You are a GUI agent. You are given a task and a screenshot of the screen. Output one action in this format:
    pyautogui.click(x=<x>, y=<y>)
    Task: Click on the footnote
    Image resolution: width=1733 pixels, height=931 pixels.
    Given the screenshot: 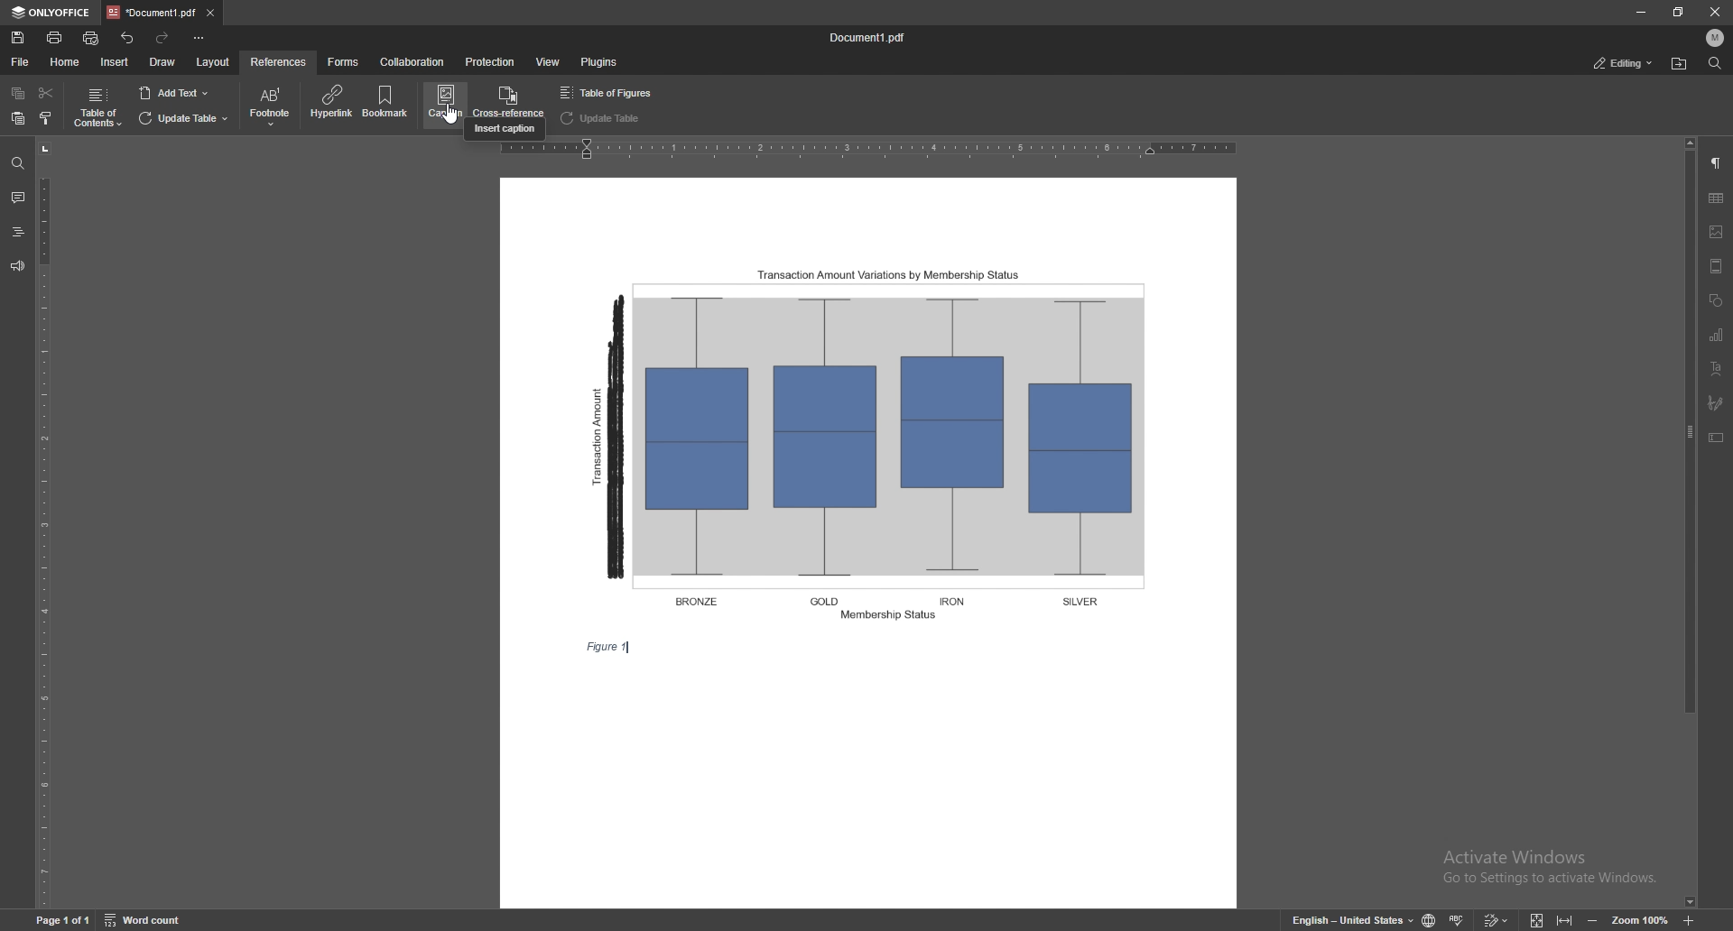 What is the action you would take?
    pyautogui.click(x=270, y=106)
    